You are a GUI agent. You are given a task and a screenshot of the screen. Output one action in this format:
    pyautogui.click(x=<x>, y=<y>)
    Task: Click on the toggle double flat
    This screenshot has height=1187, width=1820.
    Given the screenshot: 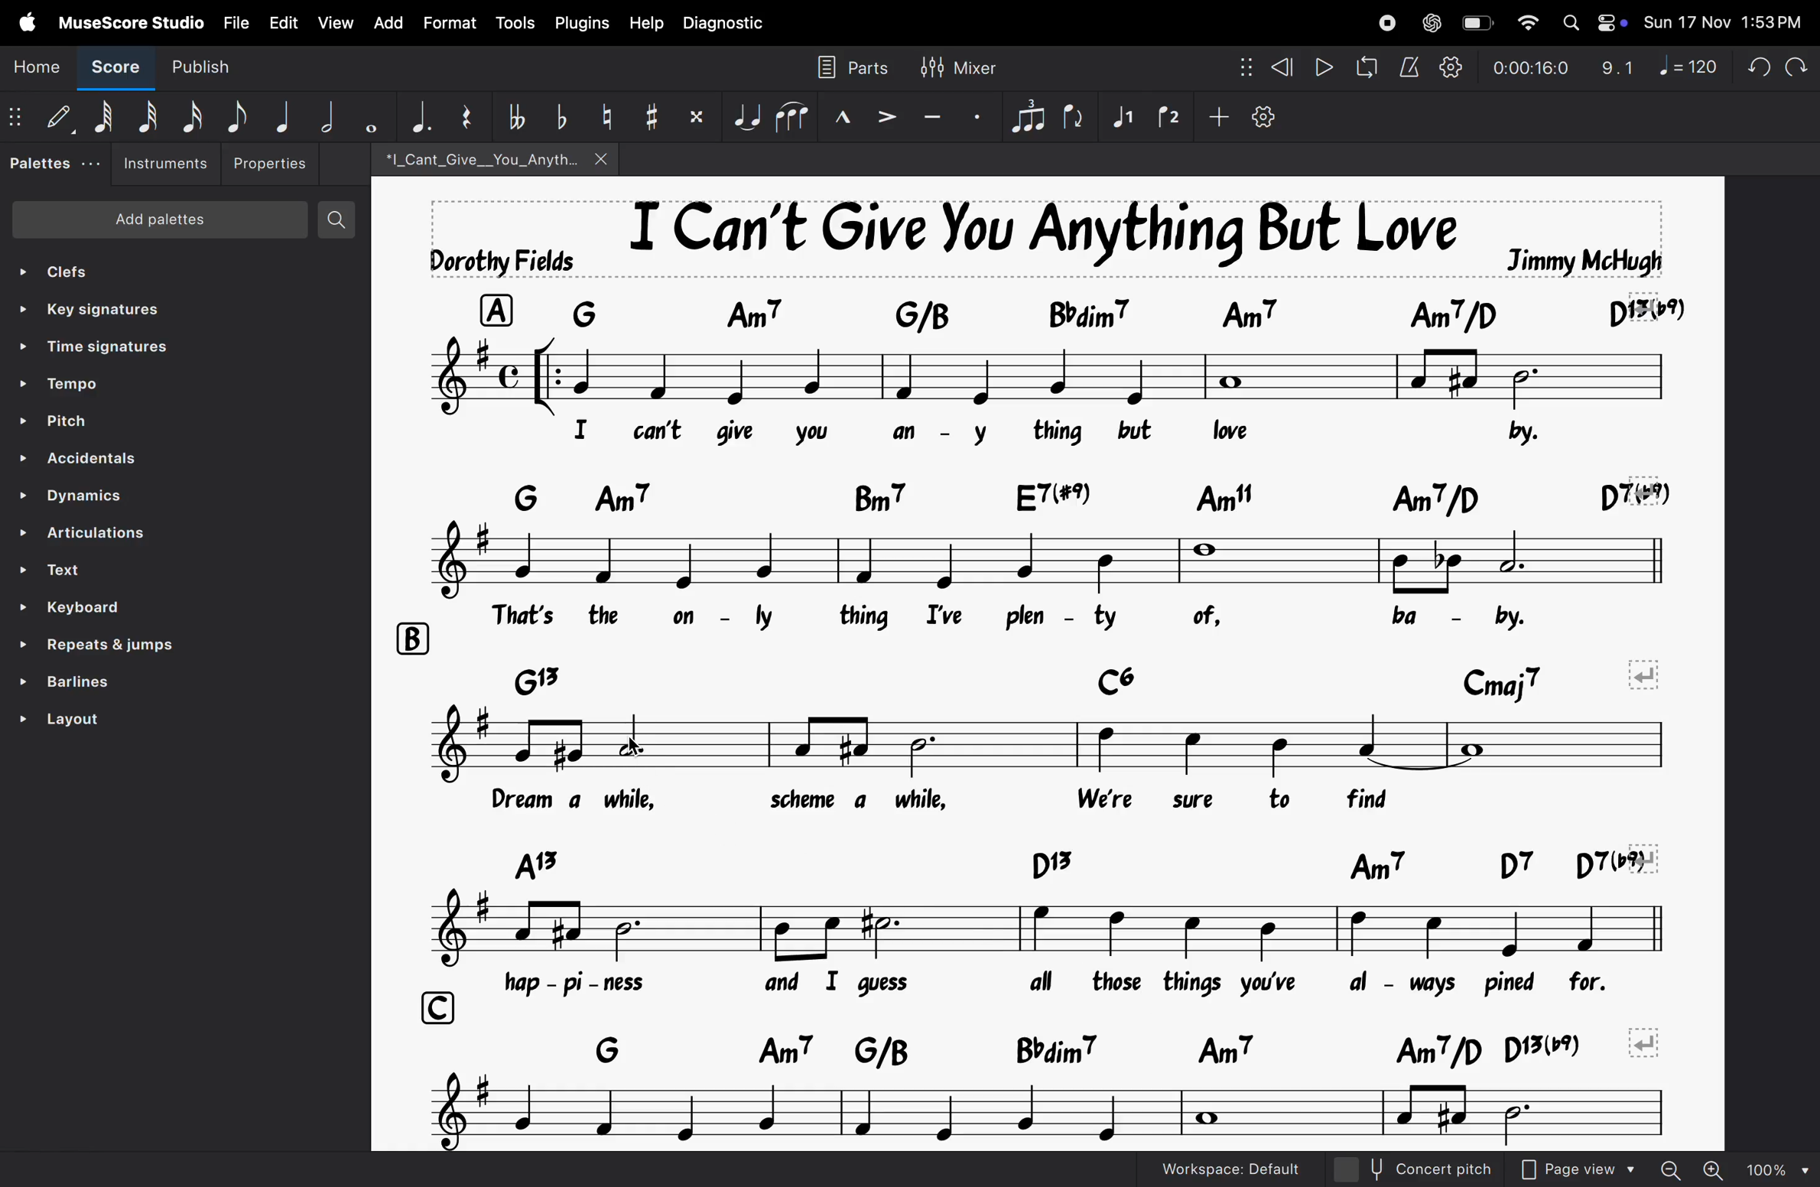 What is the action you would take?
    pyautogui.click(x=515, y=116)
    